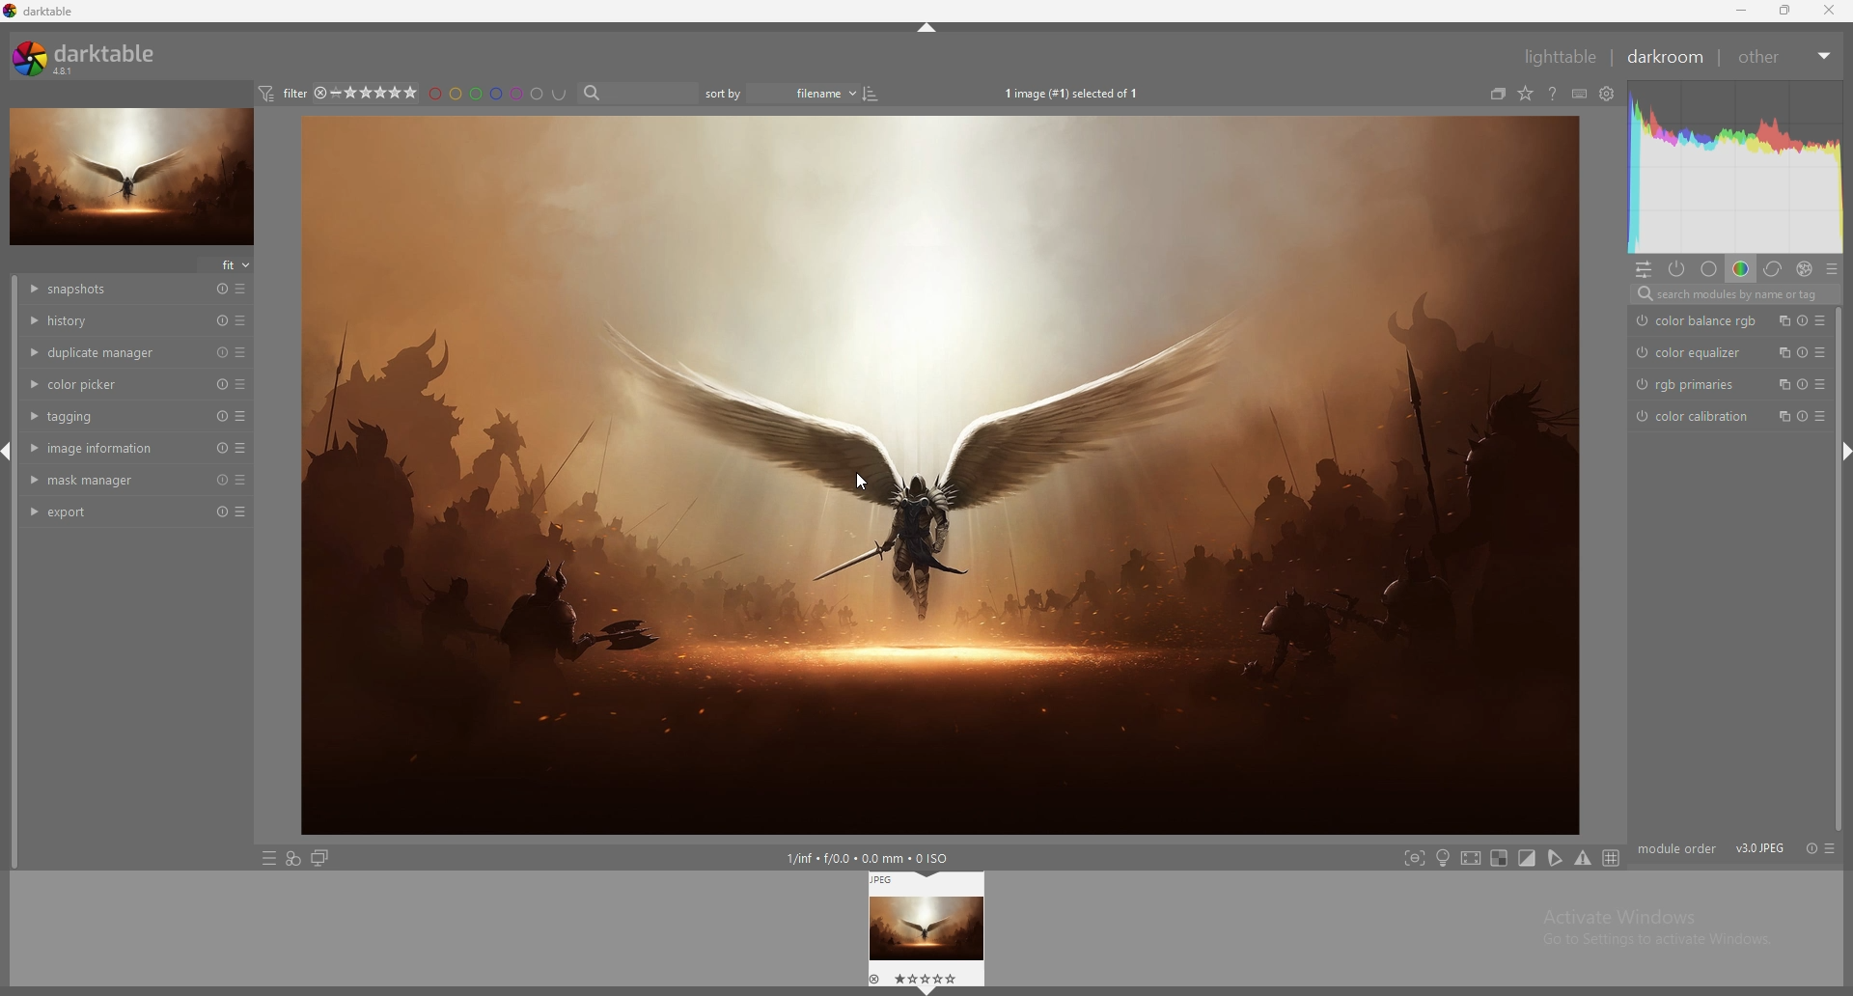 This screenshot has height=996, width=1853. I want to click on preset, so click(243, 353).